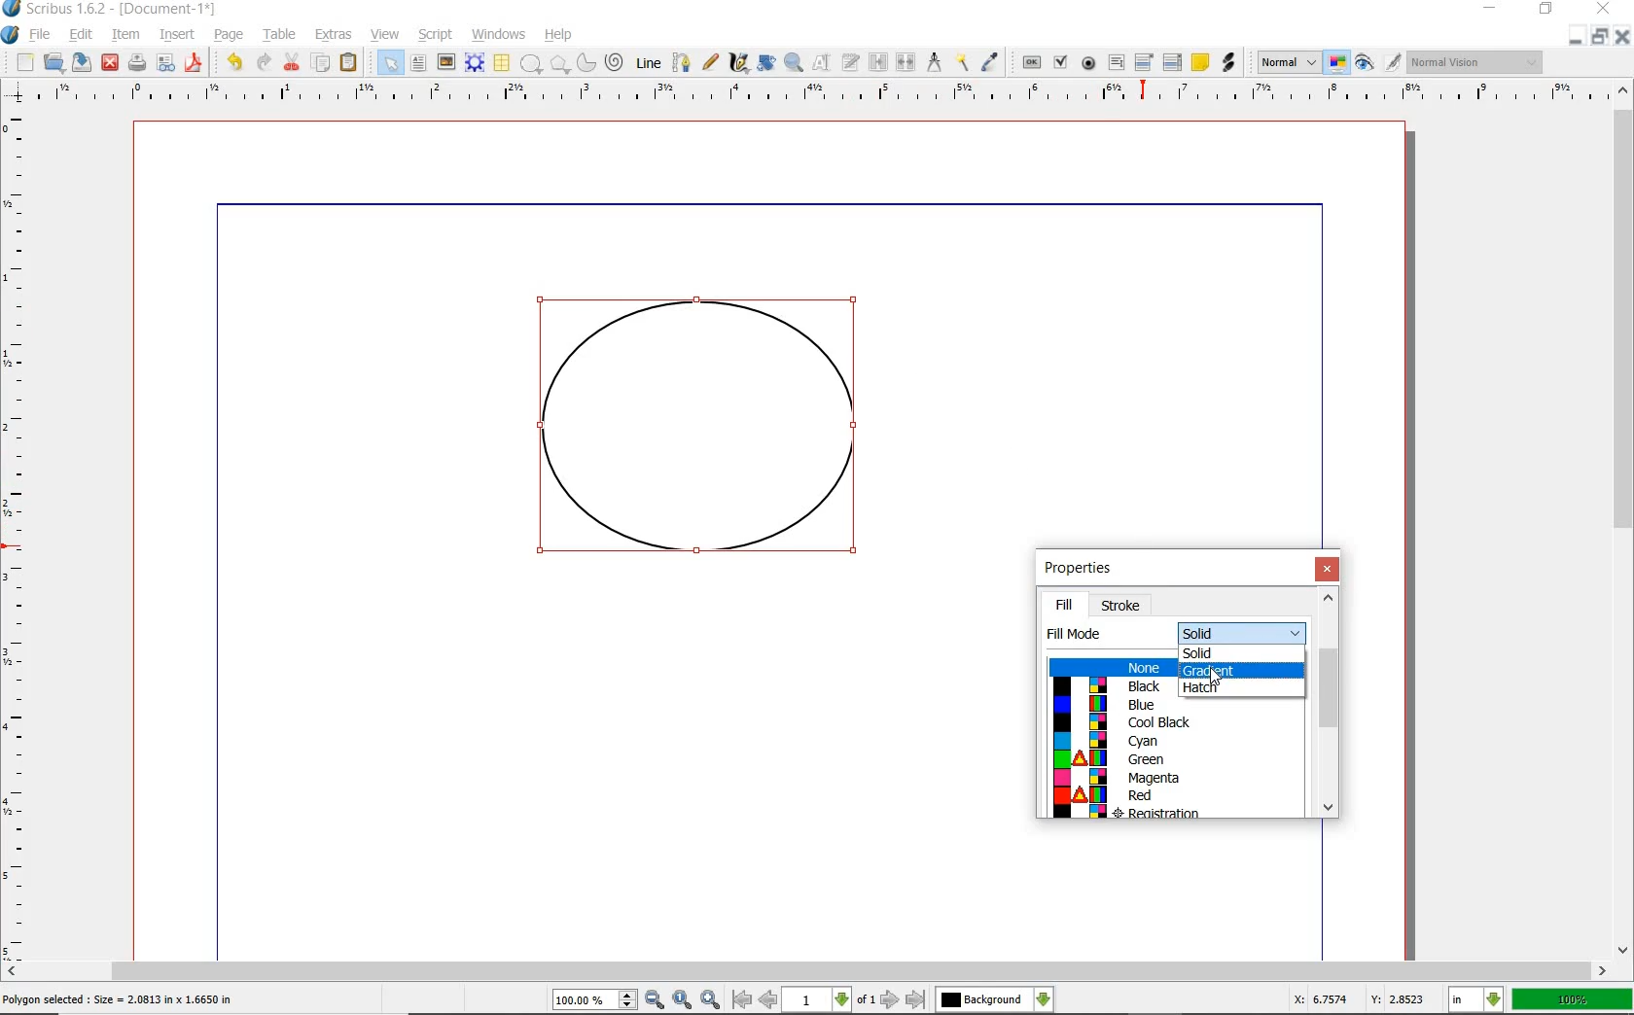  What do you see at coordinates (1601, 9) in the screenshot?
I see `CLOSE` at bounding box center [1601, 9].